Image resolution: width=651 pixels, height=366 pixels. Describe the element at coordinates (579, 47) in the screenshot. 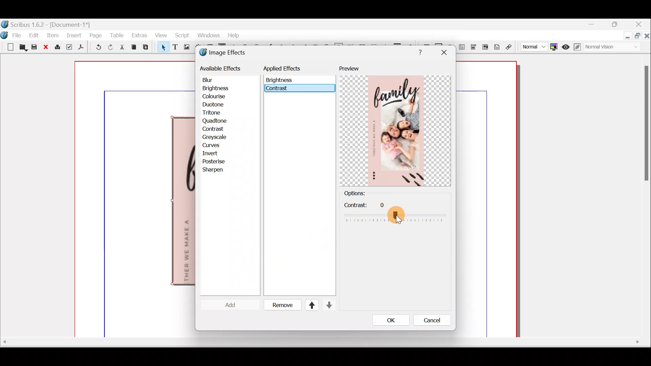

I see `Edit in preview mode` at that location.